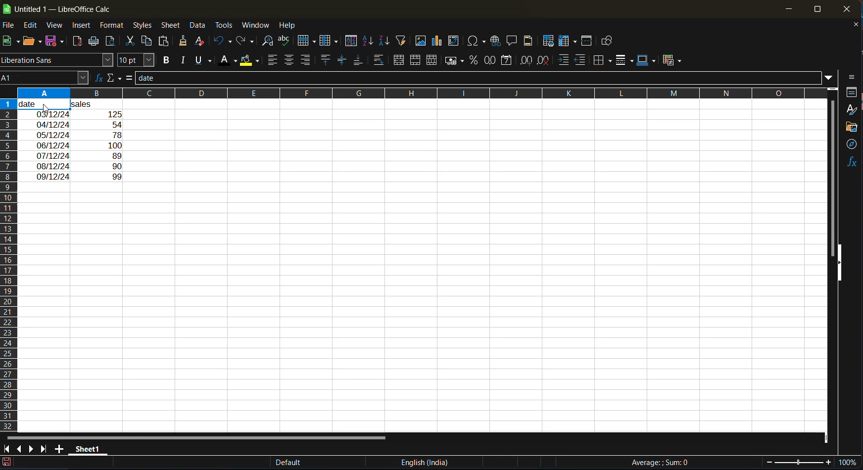  What do you see at coordinates (10, 26) in the screenshot?
I see `file` at bounding box center [10, 26].